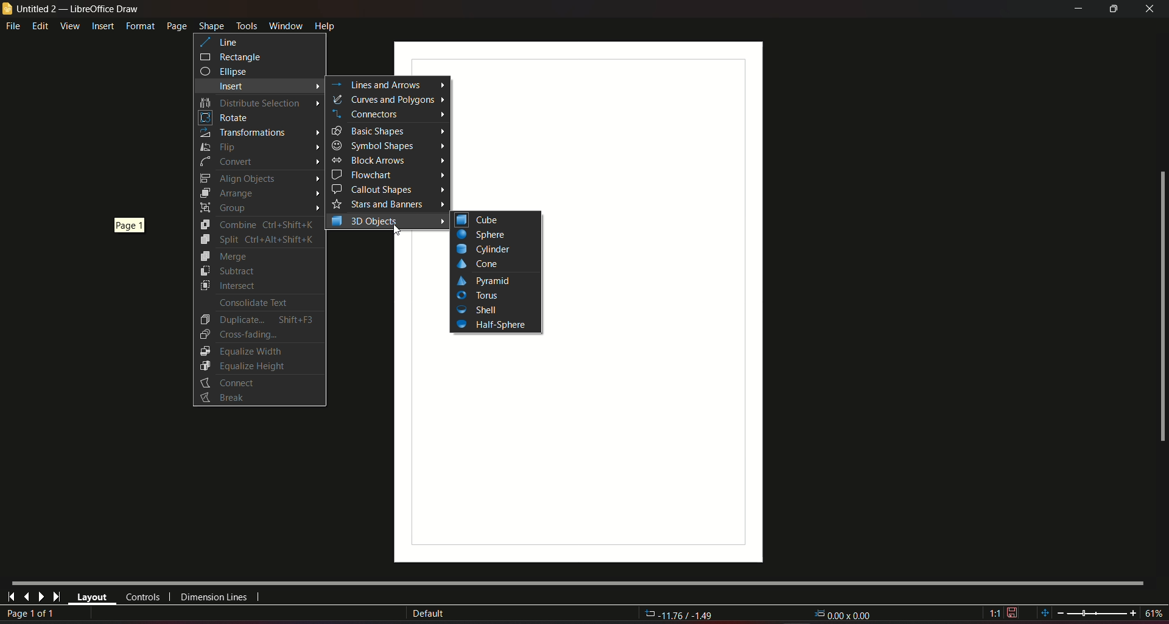 Image resolution: width=1169 pixels, height=624 pixels. What do you see at coordinates (231, 383) in the screenshot?
I see `Connect` at bounding box center [231, 383].